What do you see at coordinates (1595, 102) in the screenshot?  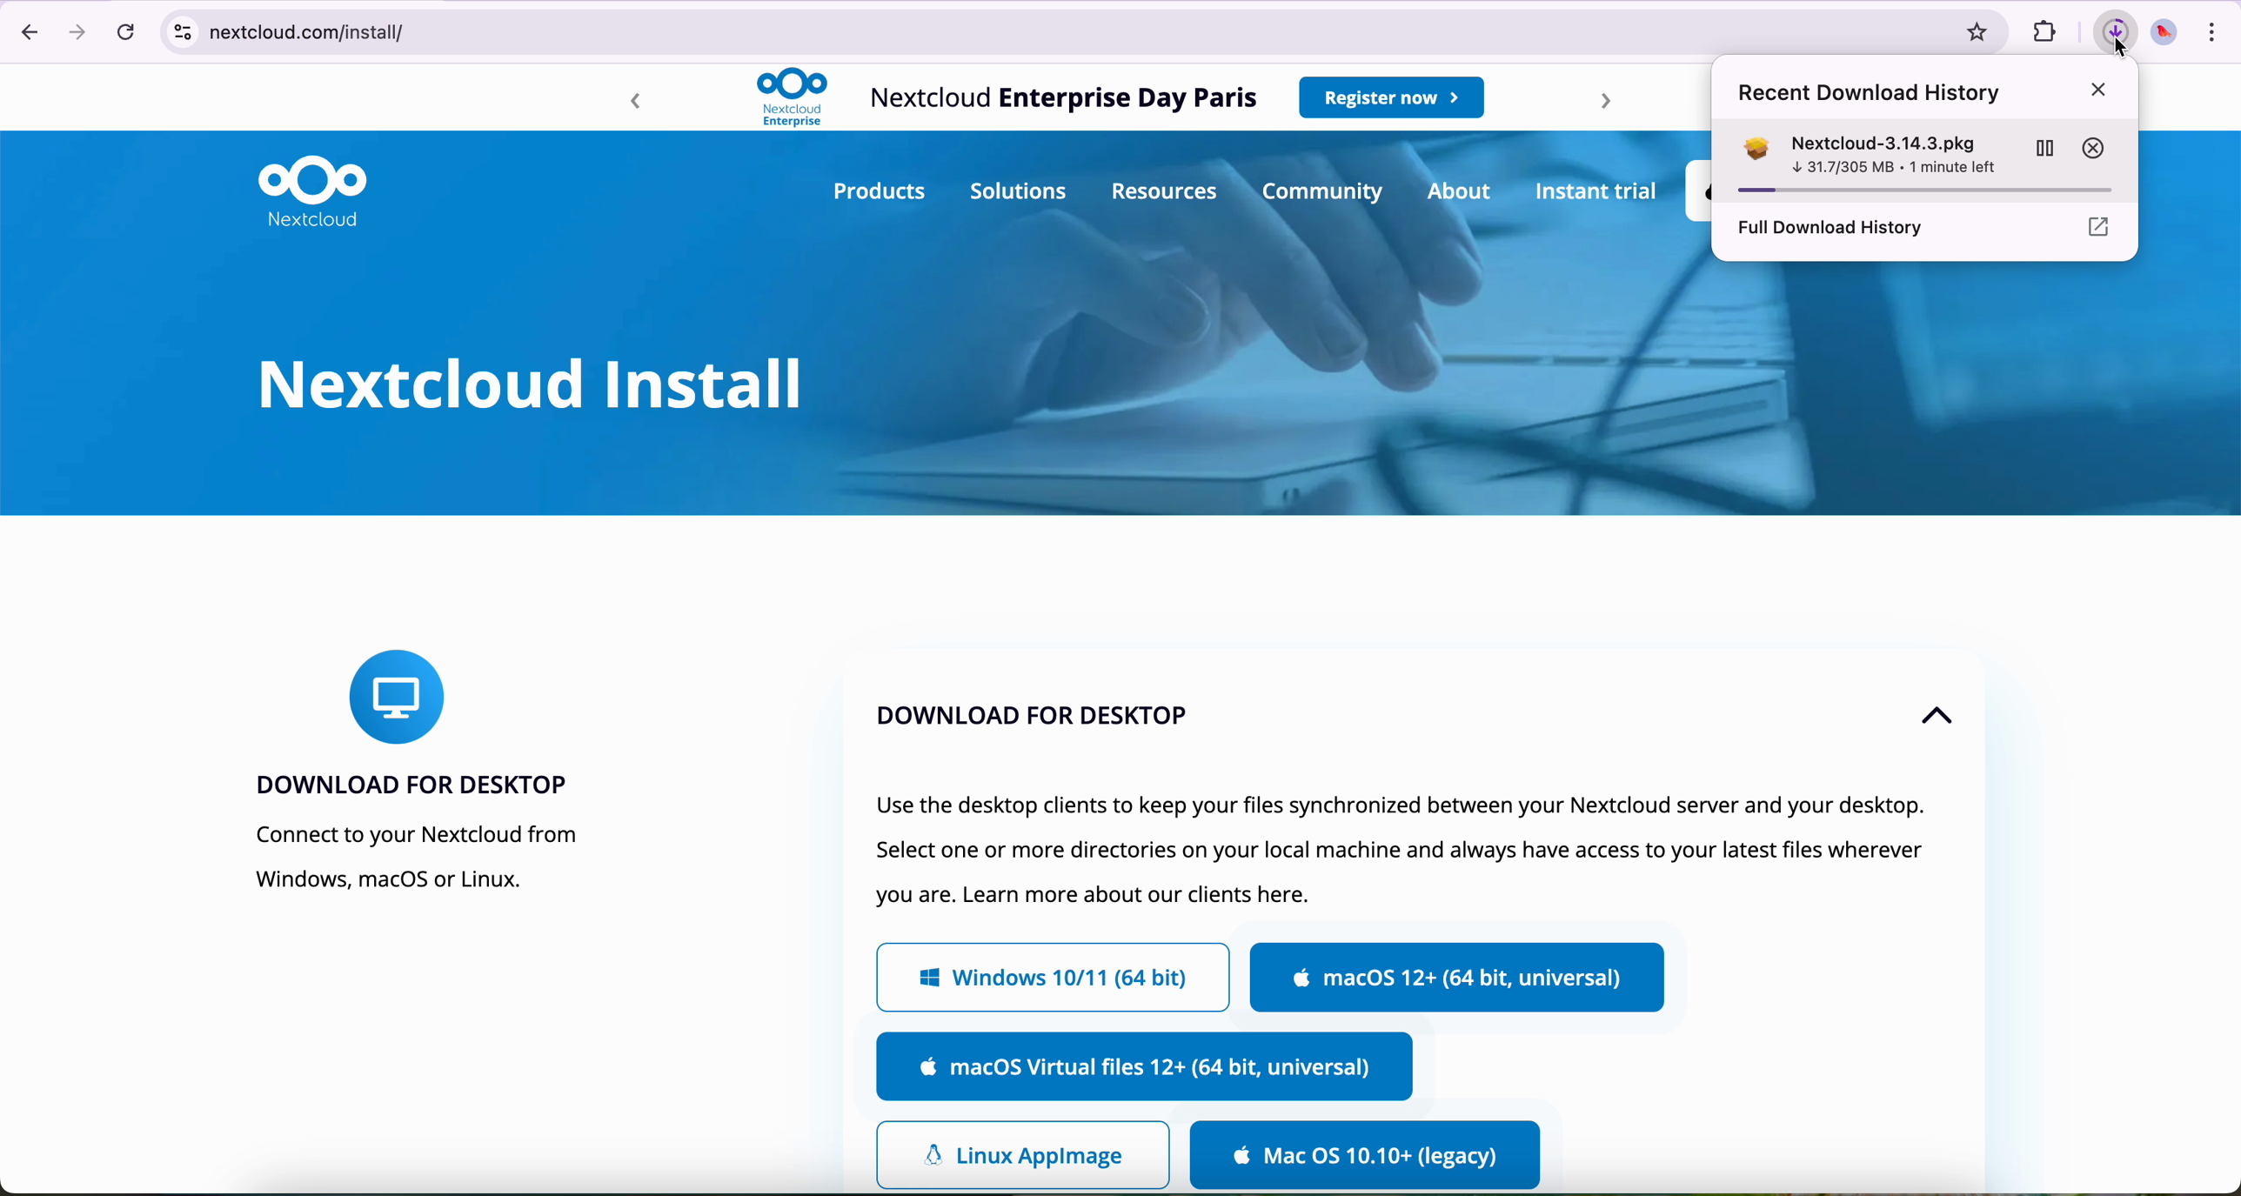 I see `forward` at bounding box center [1595, 102].